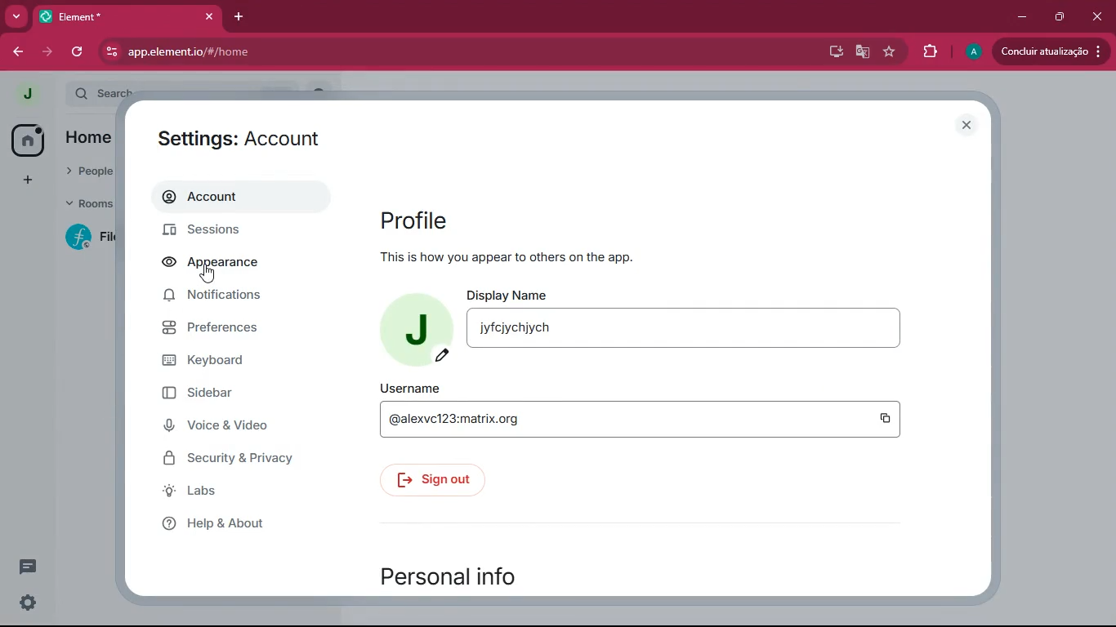 This screenshot has height=627, width=1116. Describe the element at coordinates (27, 602) in the screenshot. I see `settings` at that location.